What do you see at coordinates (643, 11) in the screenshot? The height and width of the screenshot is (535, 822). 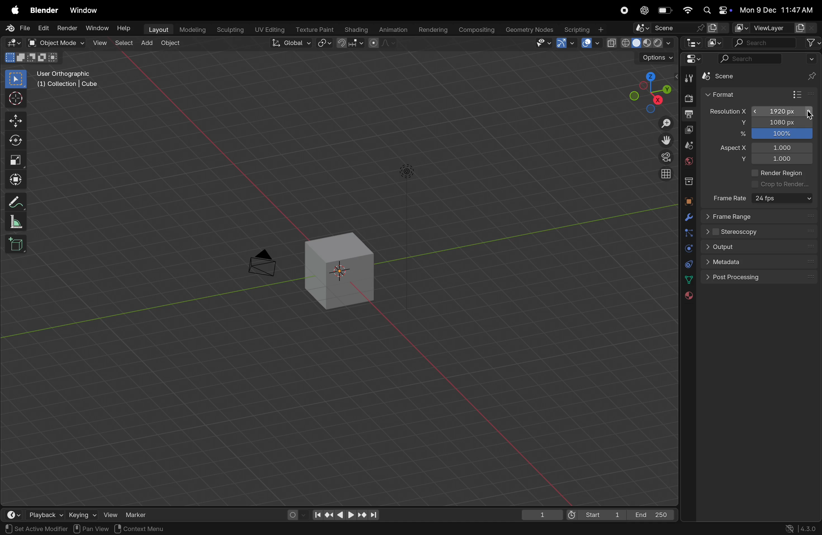 I see `chatgpt` at bounding box center [643, 11].